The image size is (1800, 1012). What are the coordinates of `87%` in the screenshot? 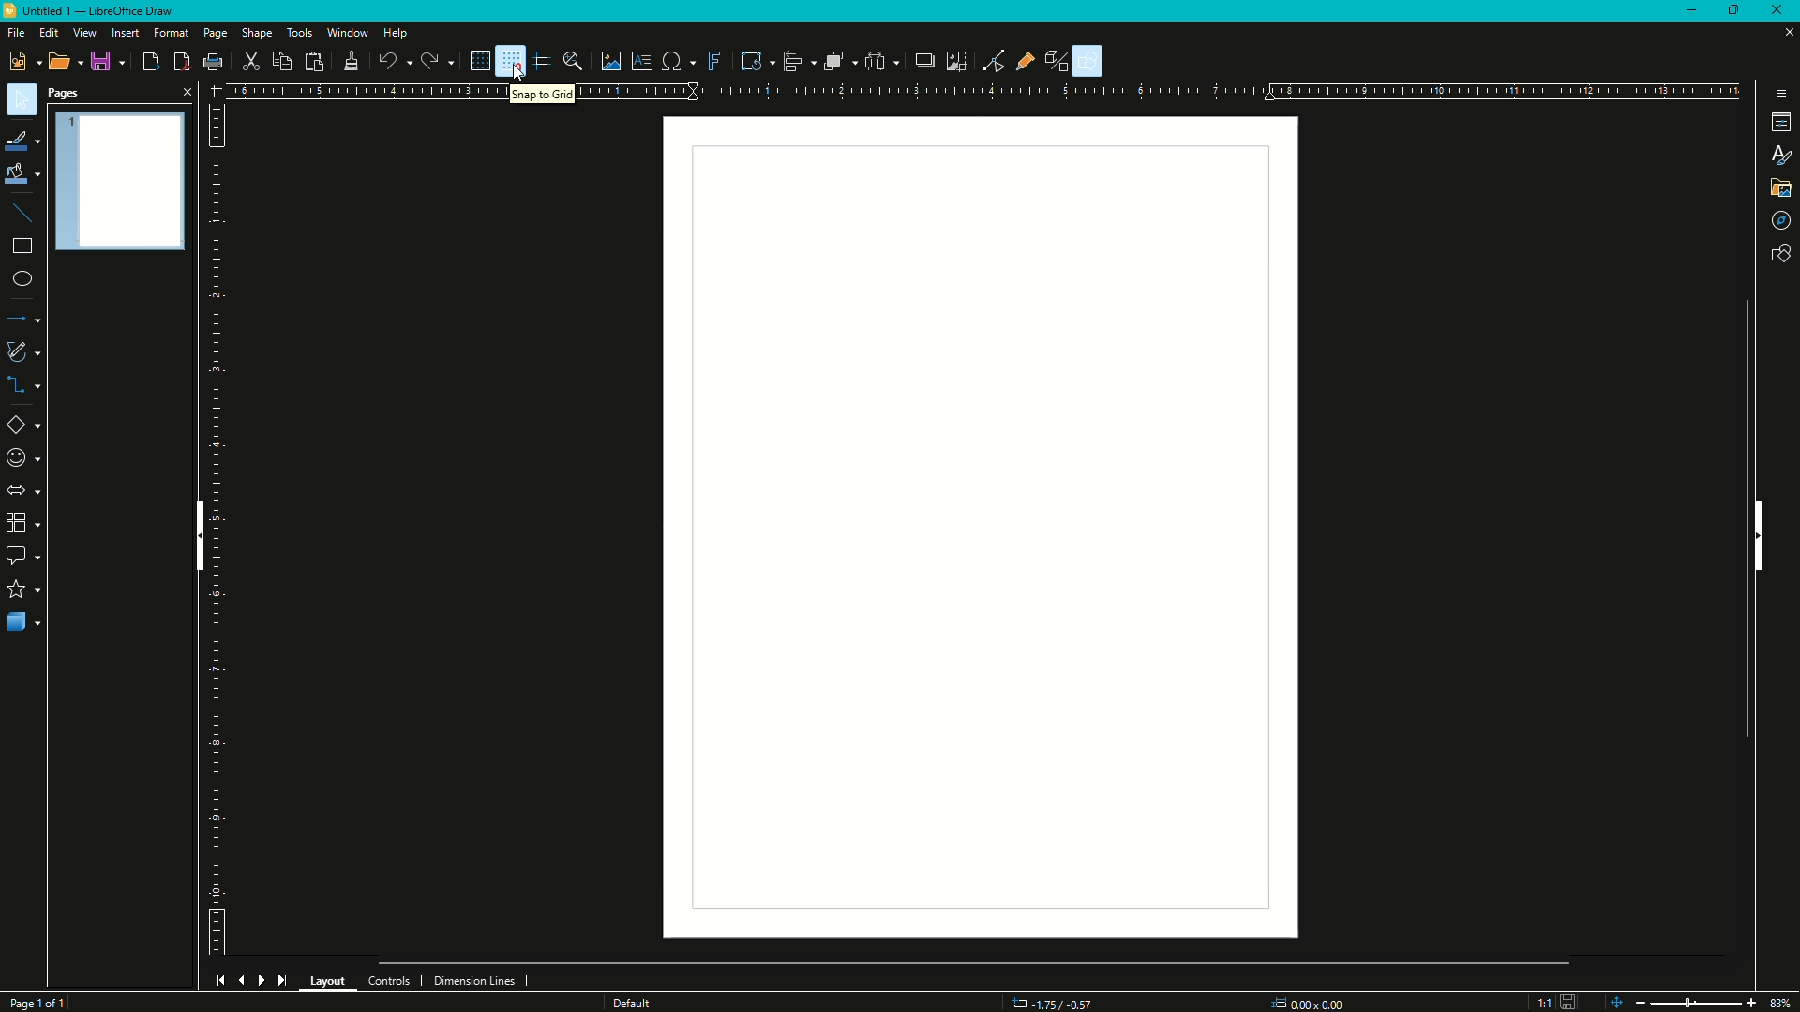 It's located at (1785, 1000).